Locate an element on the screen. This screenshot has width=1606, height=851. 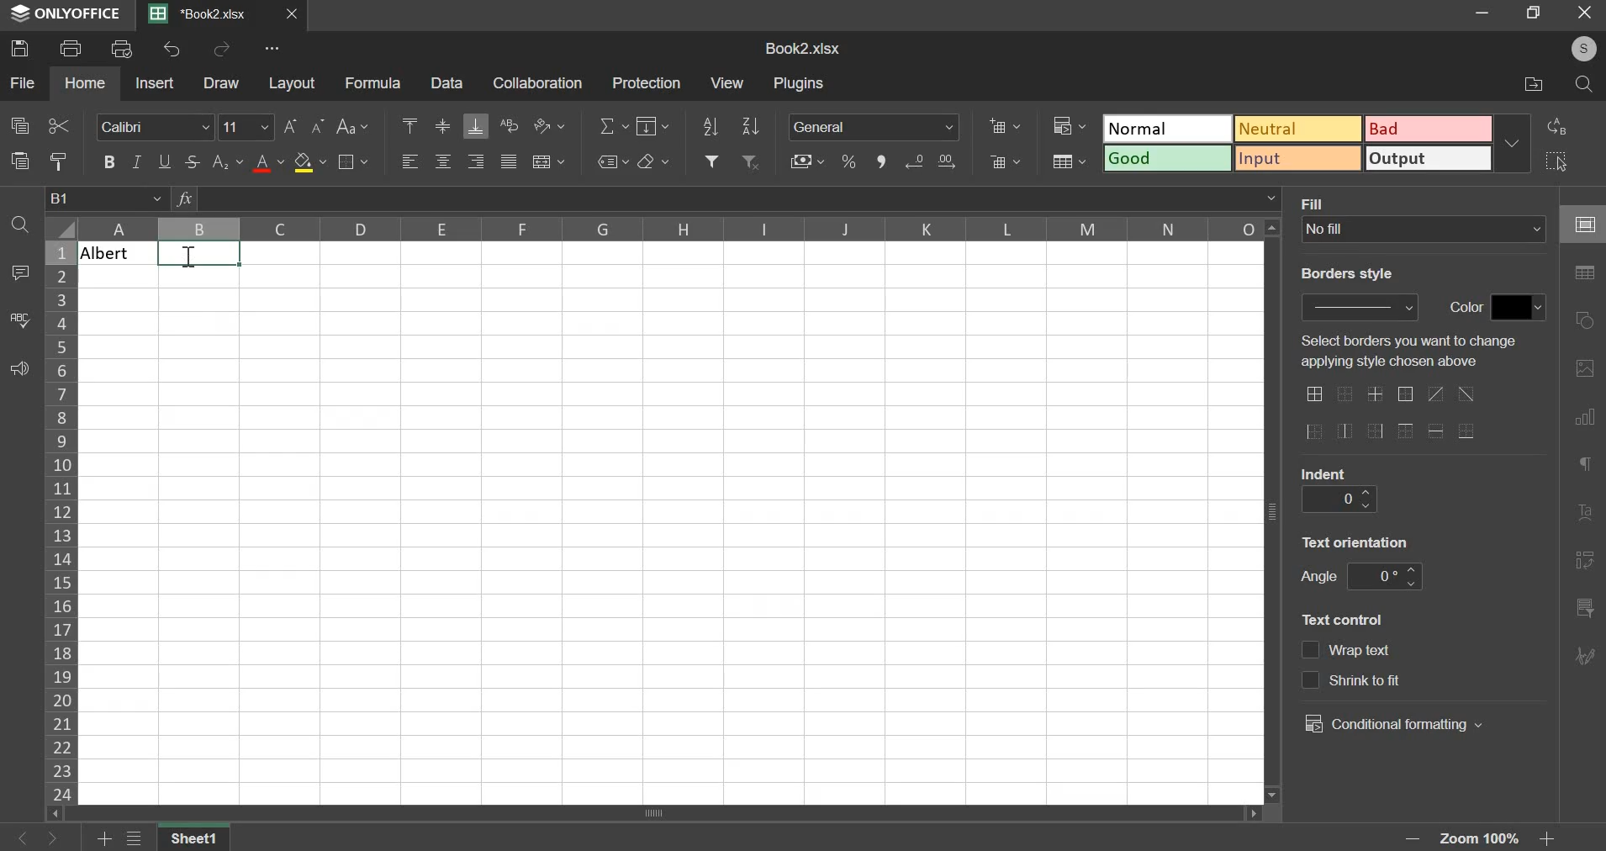
color is located at coordinates (1521, 307).